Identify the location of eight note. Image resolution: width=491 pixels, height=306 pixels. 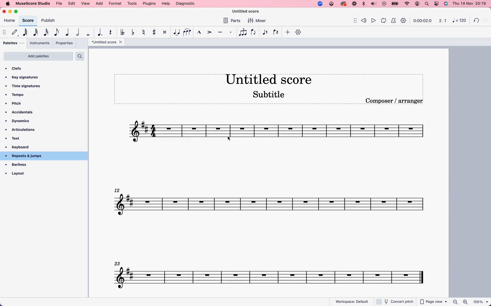
(57, 33).